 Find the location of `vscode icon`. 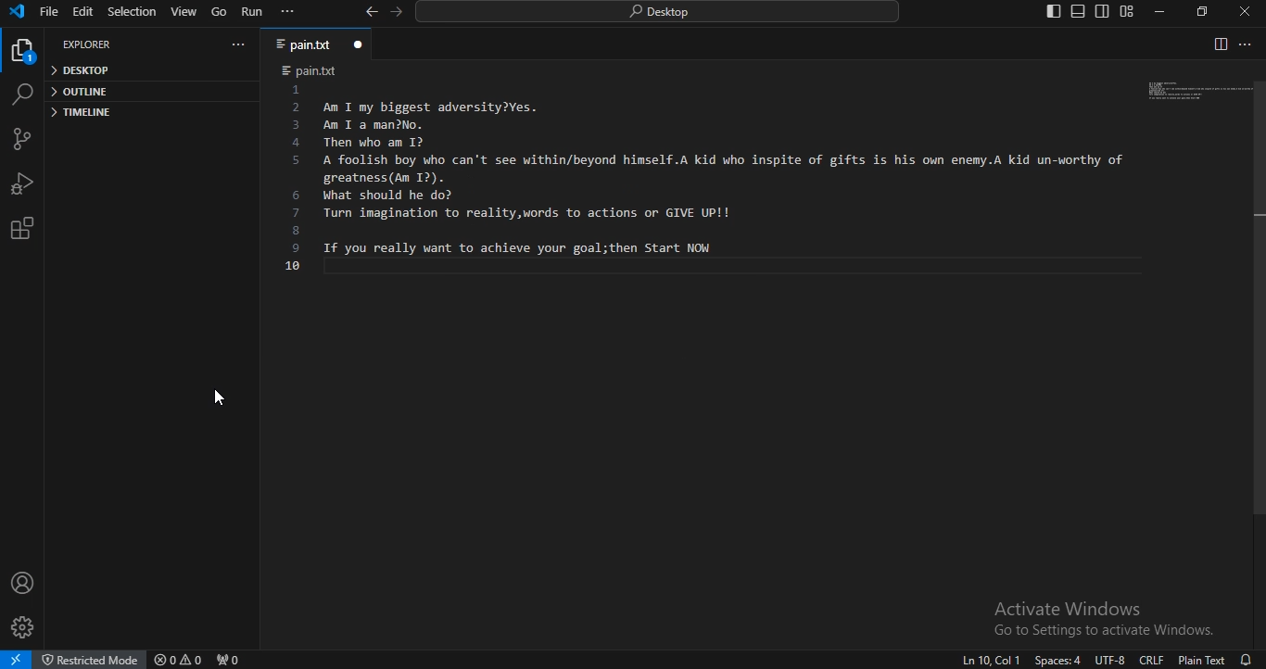

vscode icon is located at coordinates (17, 13).